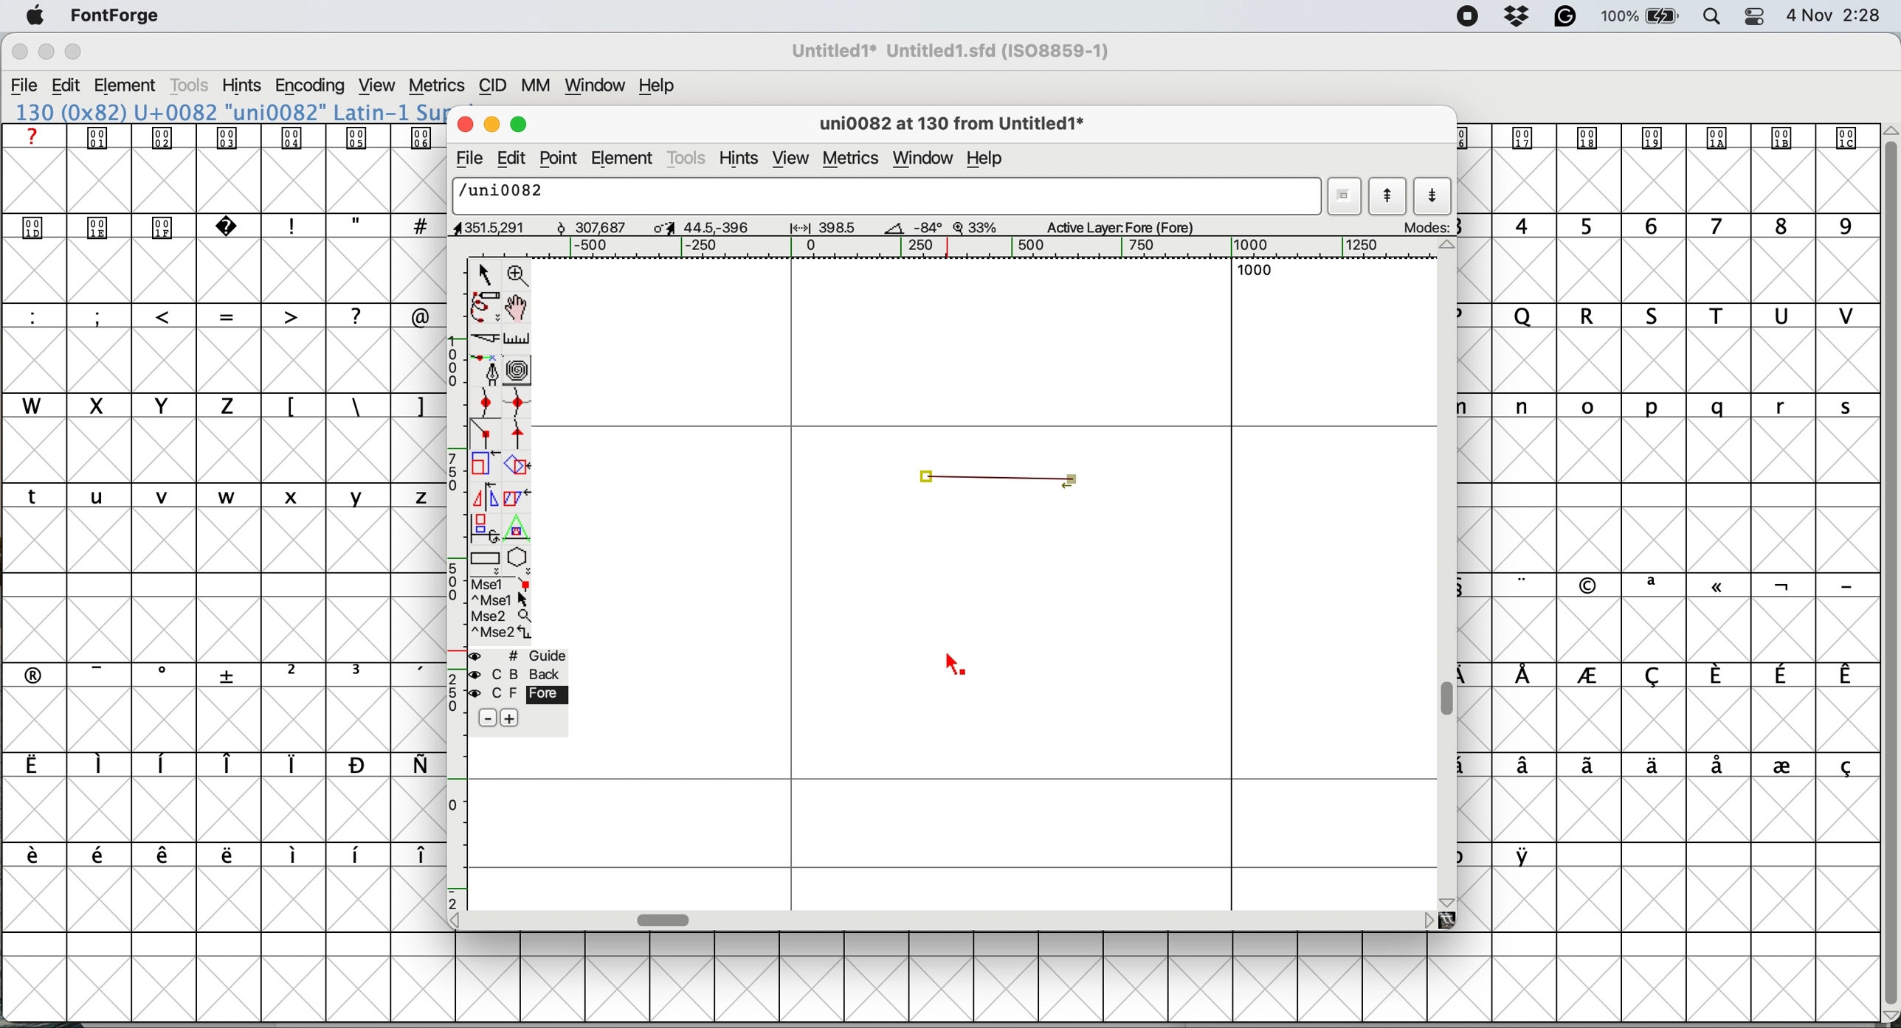 The width and height of the screenshot is (1901, 1028). I want to click on special characters, so click(224, 315).